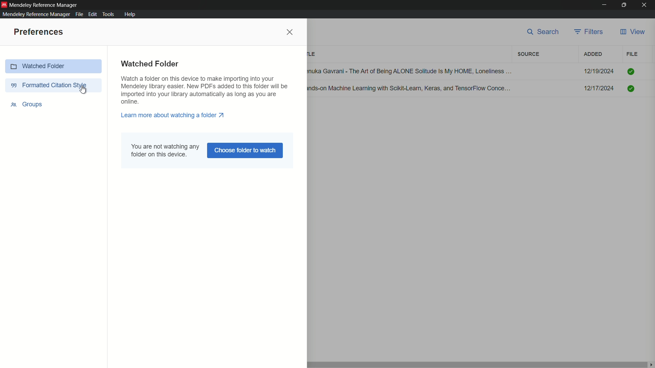 The image size is (655, 368). What do you see at coordinates (27, 104) in the screenshot?
I see `groups` at bounding box center [27, 104].